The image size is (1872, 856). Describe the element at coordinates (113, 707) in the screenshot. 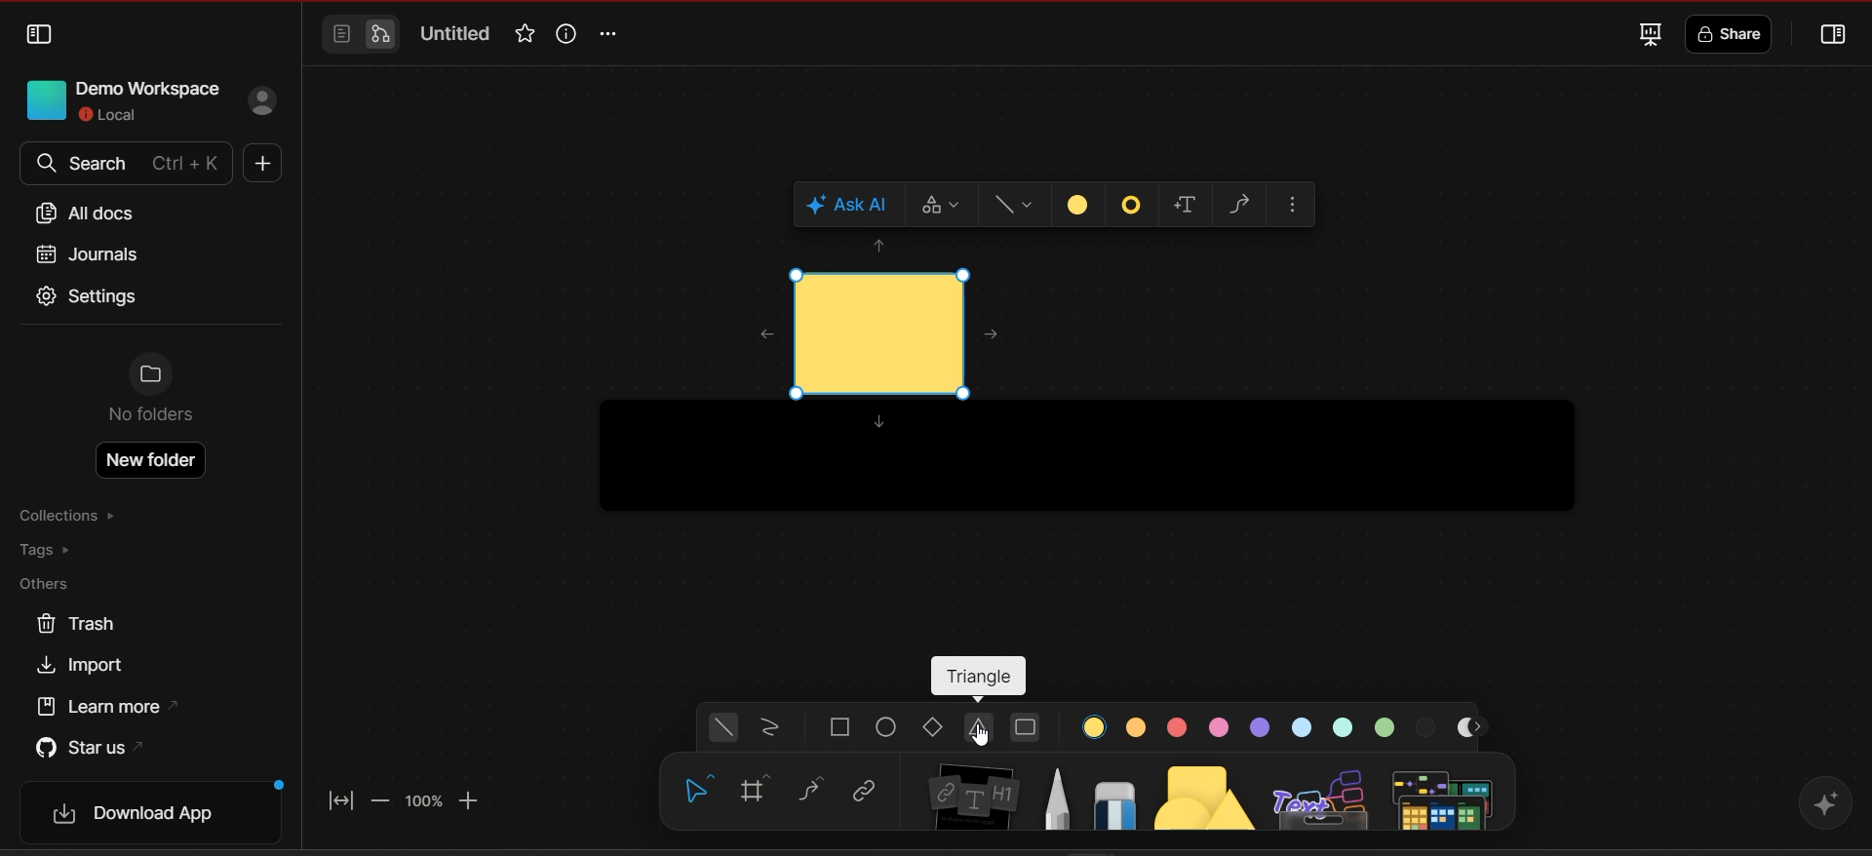

I see `learn more` at that location.